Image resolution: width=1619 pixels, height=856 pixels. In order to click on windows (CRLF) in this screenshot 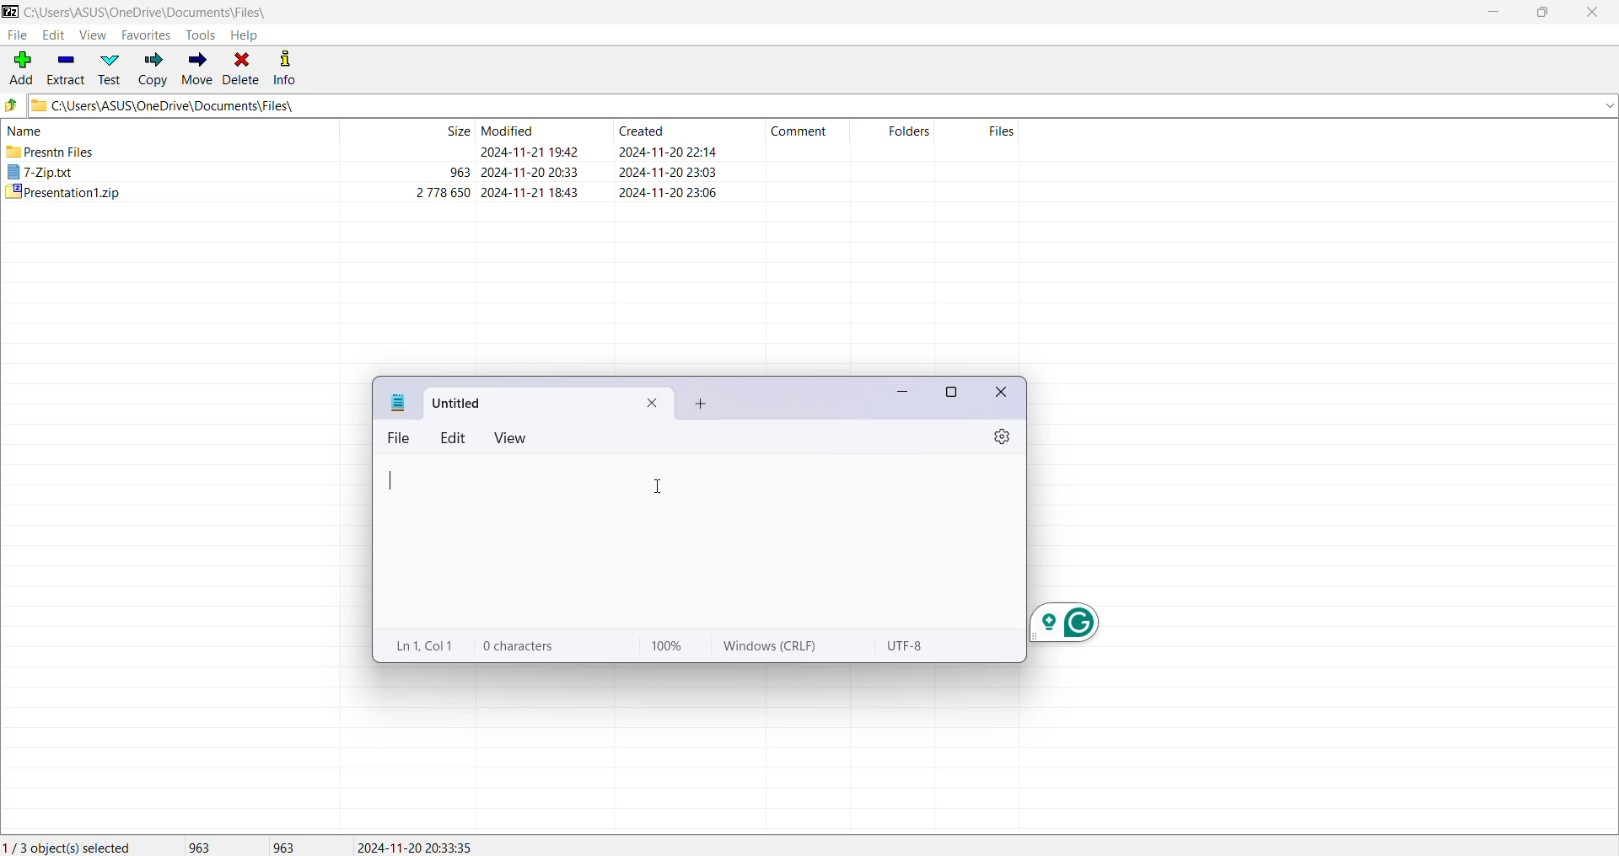, I will do `click(769, 645)`.